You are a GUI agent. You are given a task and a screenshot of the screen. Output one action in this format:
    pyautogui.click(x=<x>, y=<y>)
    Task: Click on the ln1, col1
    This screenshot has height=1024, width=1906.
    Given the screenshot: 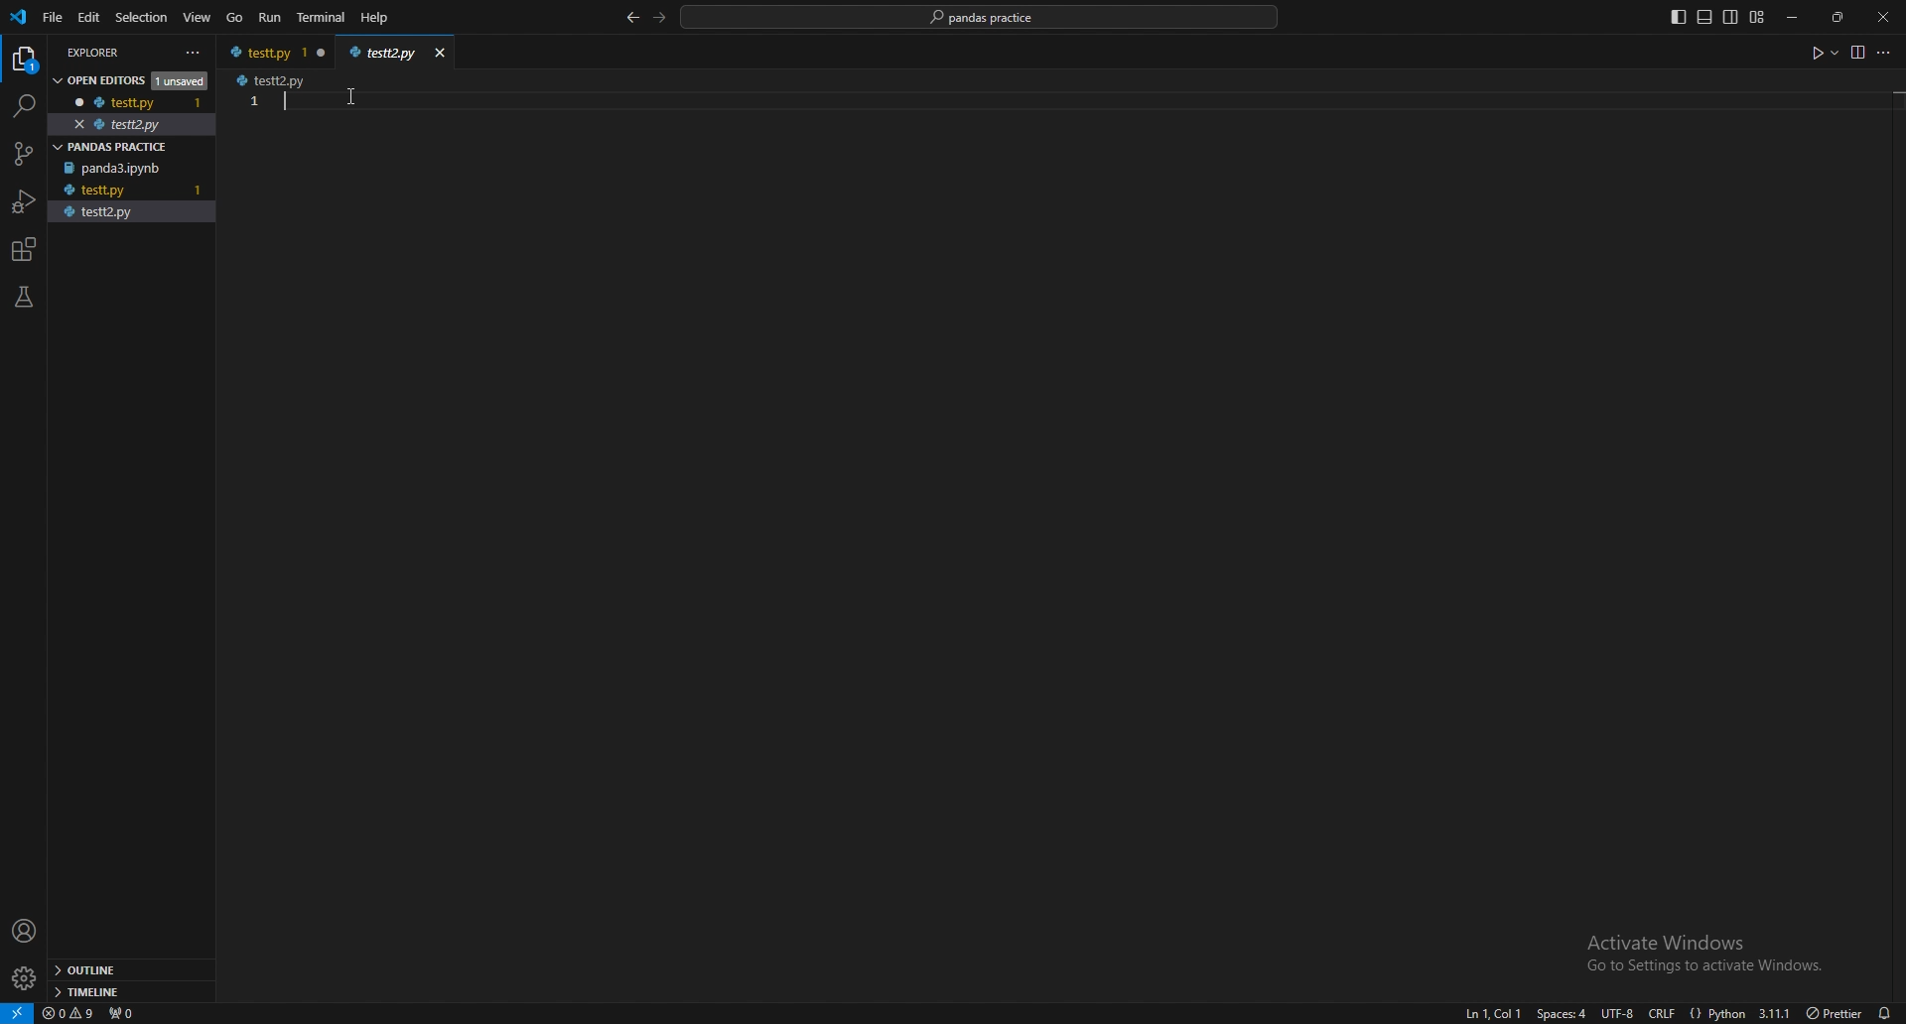 What is the action you would take?
    pyautogui.click(x=1485, y=1014)
    